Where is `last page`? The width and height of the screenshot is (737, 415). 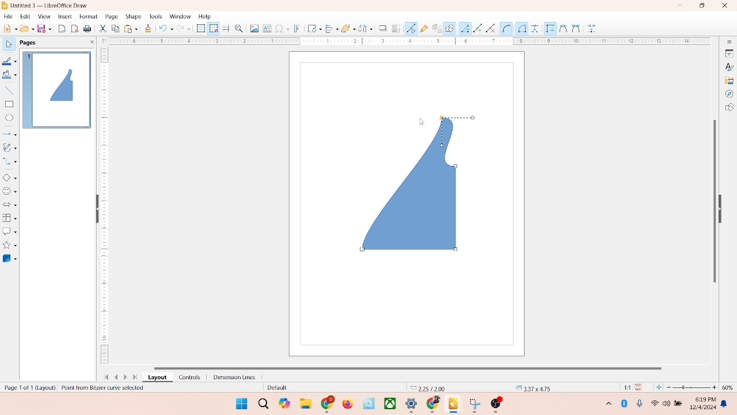 last page is located at coordinates (136, 378).